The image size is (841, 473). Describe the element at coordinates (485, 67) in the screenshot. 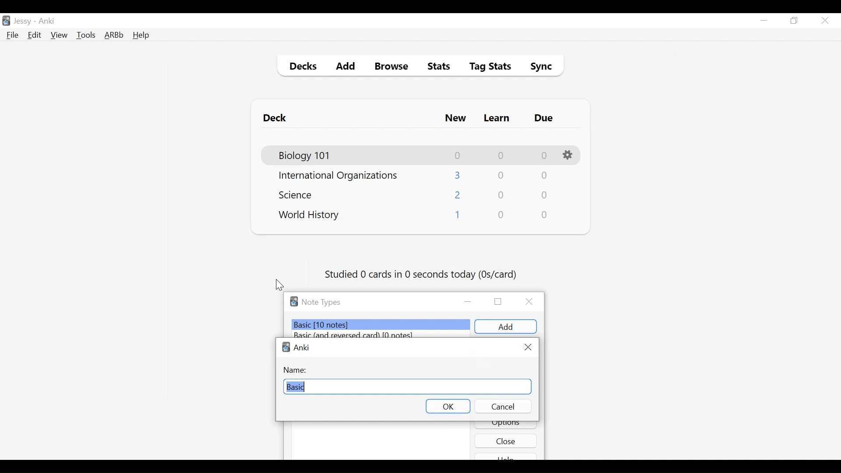

I see `Tag Stats` at that location.